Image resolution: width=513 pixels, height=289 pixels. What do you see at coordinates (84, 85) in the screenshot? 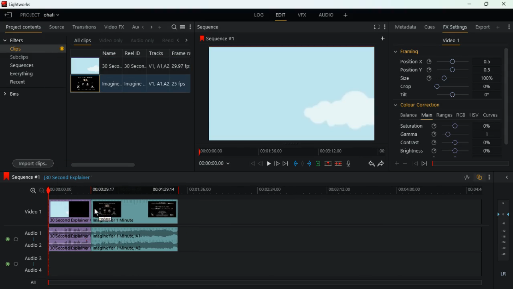
I see `video` at bounding box center [84, 85].